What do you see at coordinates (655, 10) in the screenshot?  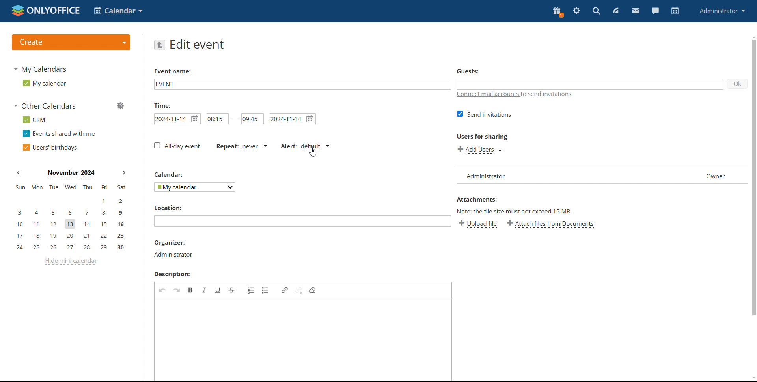 I see `chat` at bounding box center [655, 10].